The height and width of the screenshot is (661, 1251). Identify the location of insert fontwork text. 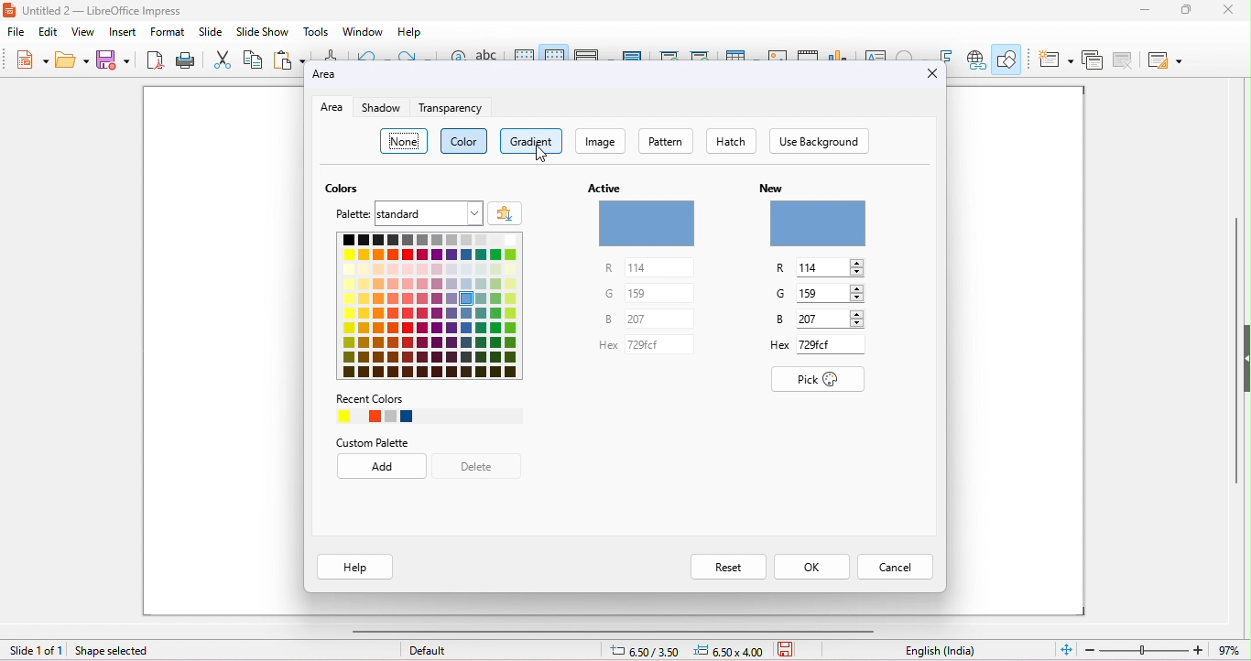
(945, 53).